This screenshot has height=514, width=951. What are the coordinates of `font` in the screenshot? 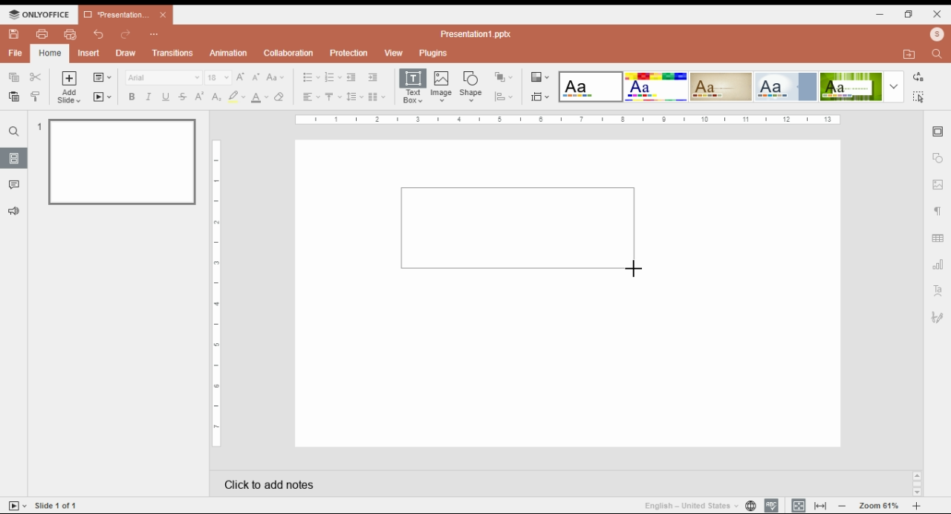 It's located at (163, 77).